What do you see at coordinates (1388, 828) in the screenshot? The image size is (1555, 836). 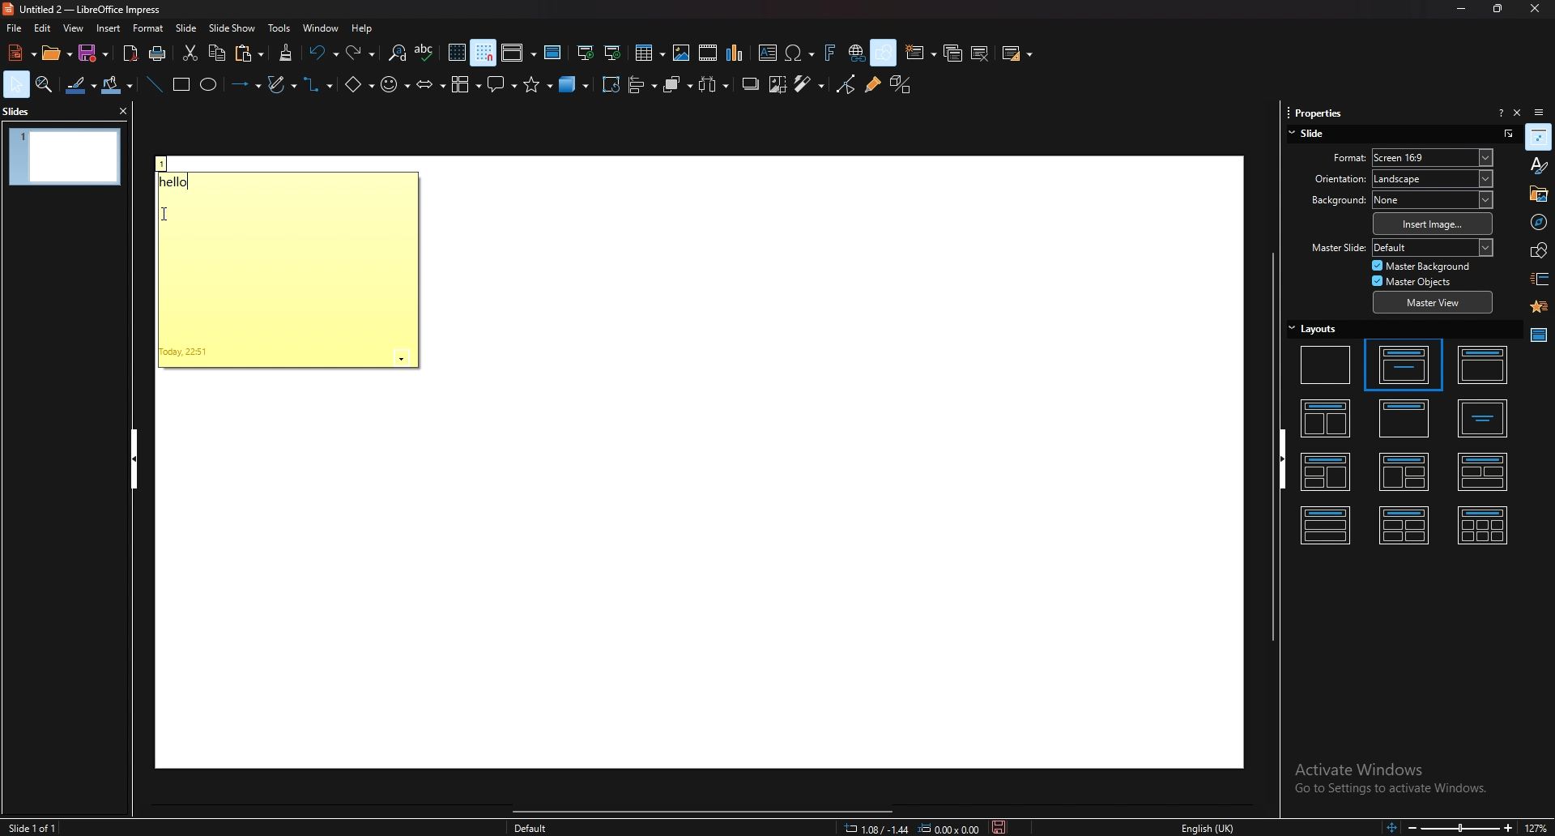 I see `fit slide to current window` at bounding box center [1388, 828].